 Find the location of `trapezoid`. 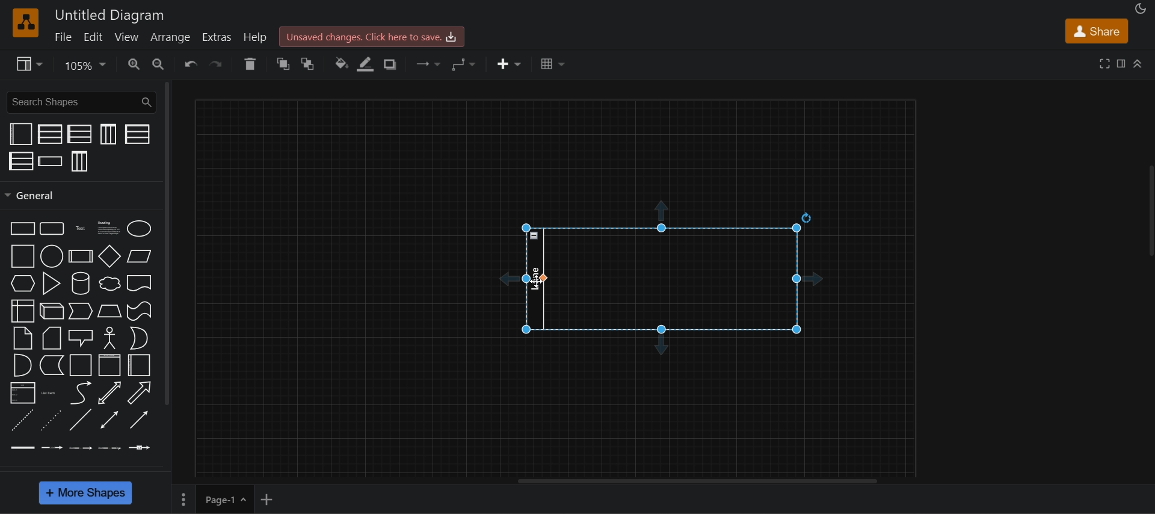

trapezoid is located at coordinates (109, 311).